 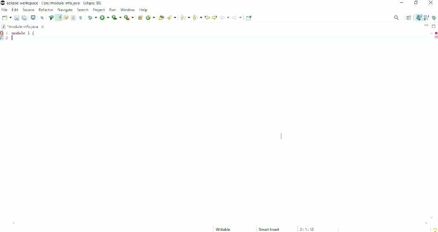 I want to click on eclipse workspace /src/module.info.java Eclipse IDE, so click(x=53, y=3).